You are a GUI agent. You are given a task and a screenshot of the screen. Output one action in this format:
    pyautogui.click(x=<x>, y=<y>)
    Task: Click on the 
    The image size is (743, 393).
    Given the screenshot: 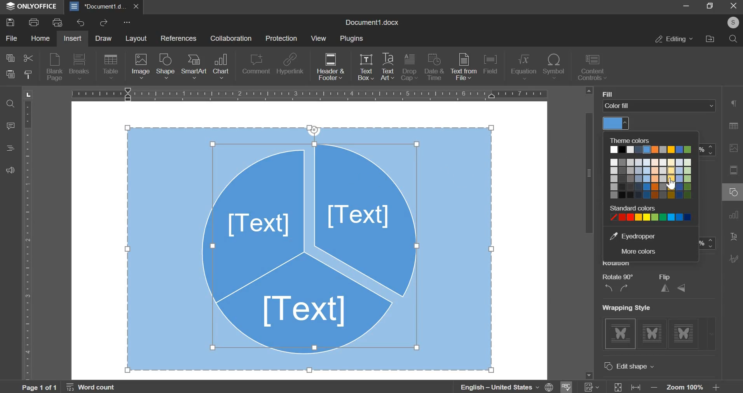 What is the action you would take?
    pyautogui.click(x=665, y=276)
    